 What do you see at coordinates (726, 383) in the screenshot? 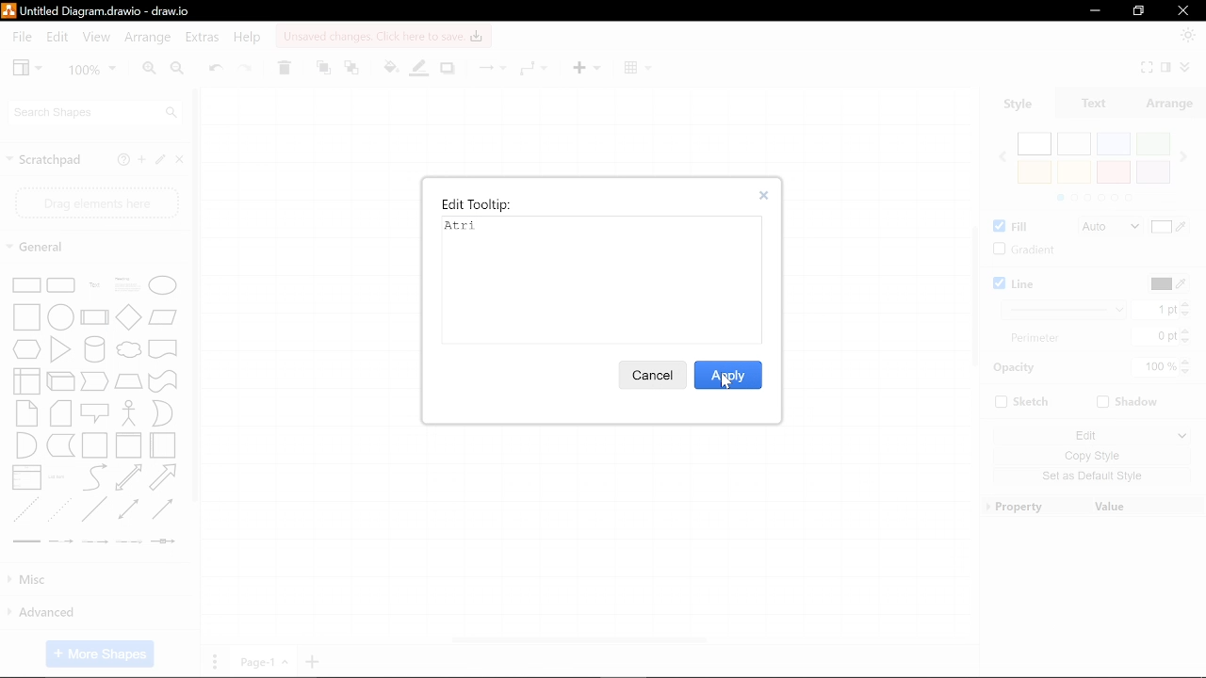
I see `cursor` at bounding box center [726, 383].